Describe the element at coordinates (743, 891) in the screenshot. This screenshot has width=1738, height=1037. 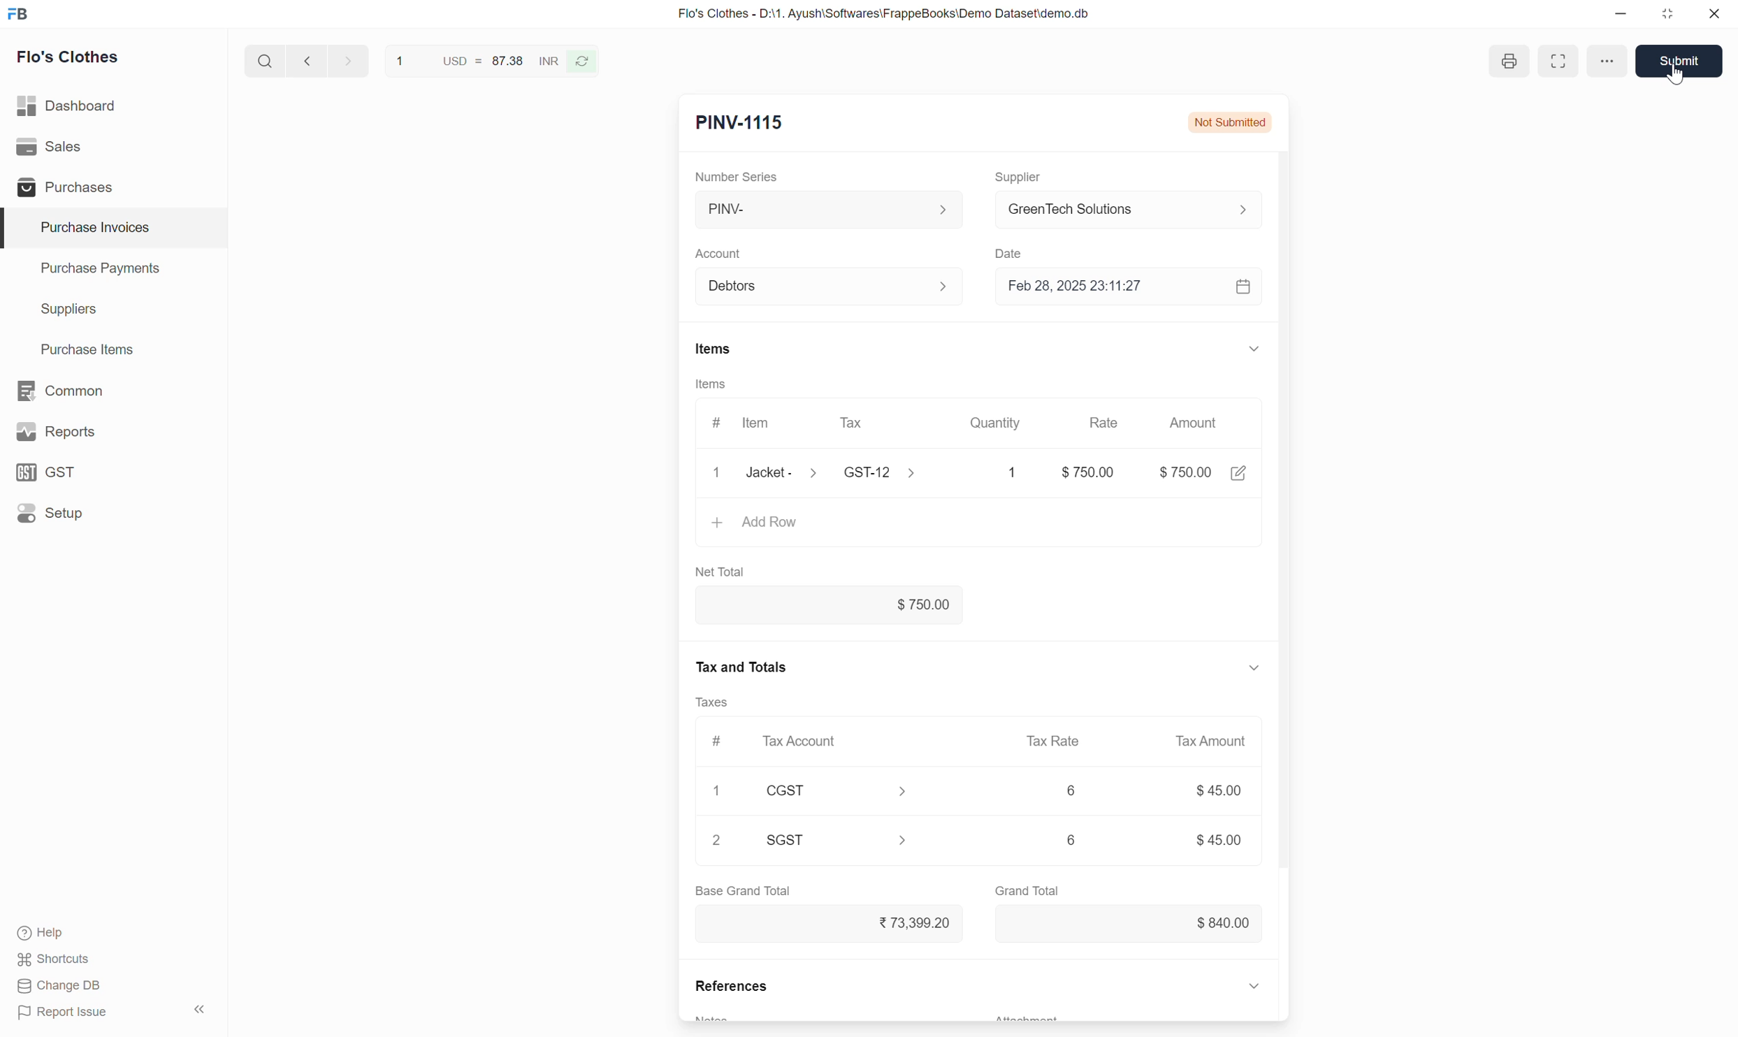
I see `Base Grand Total` at that location.